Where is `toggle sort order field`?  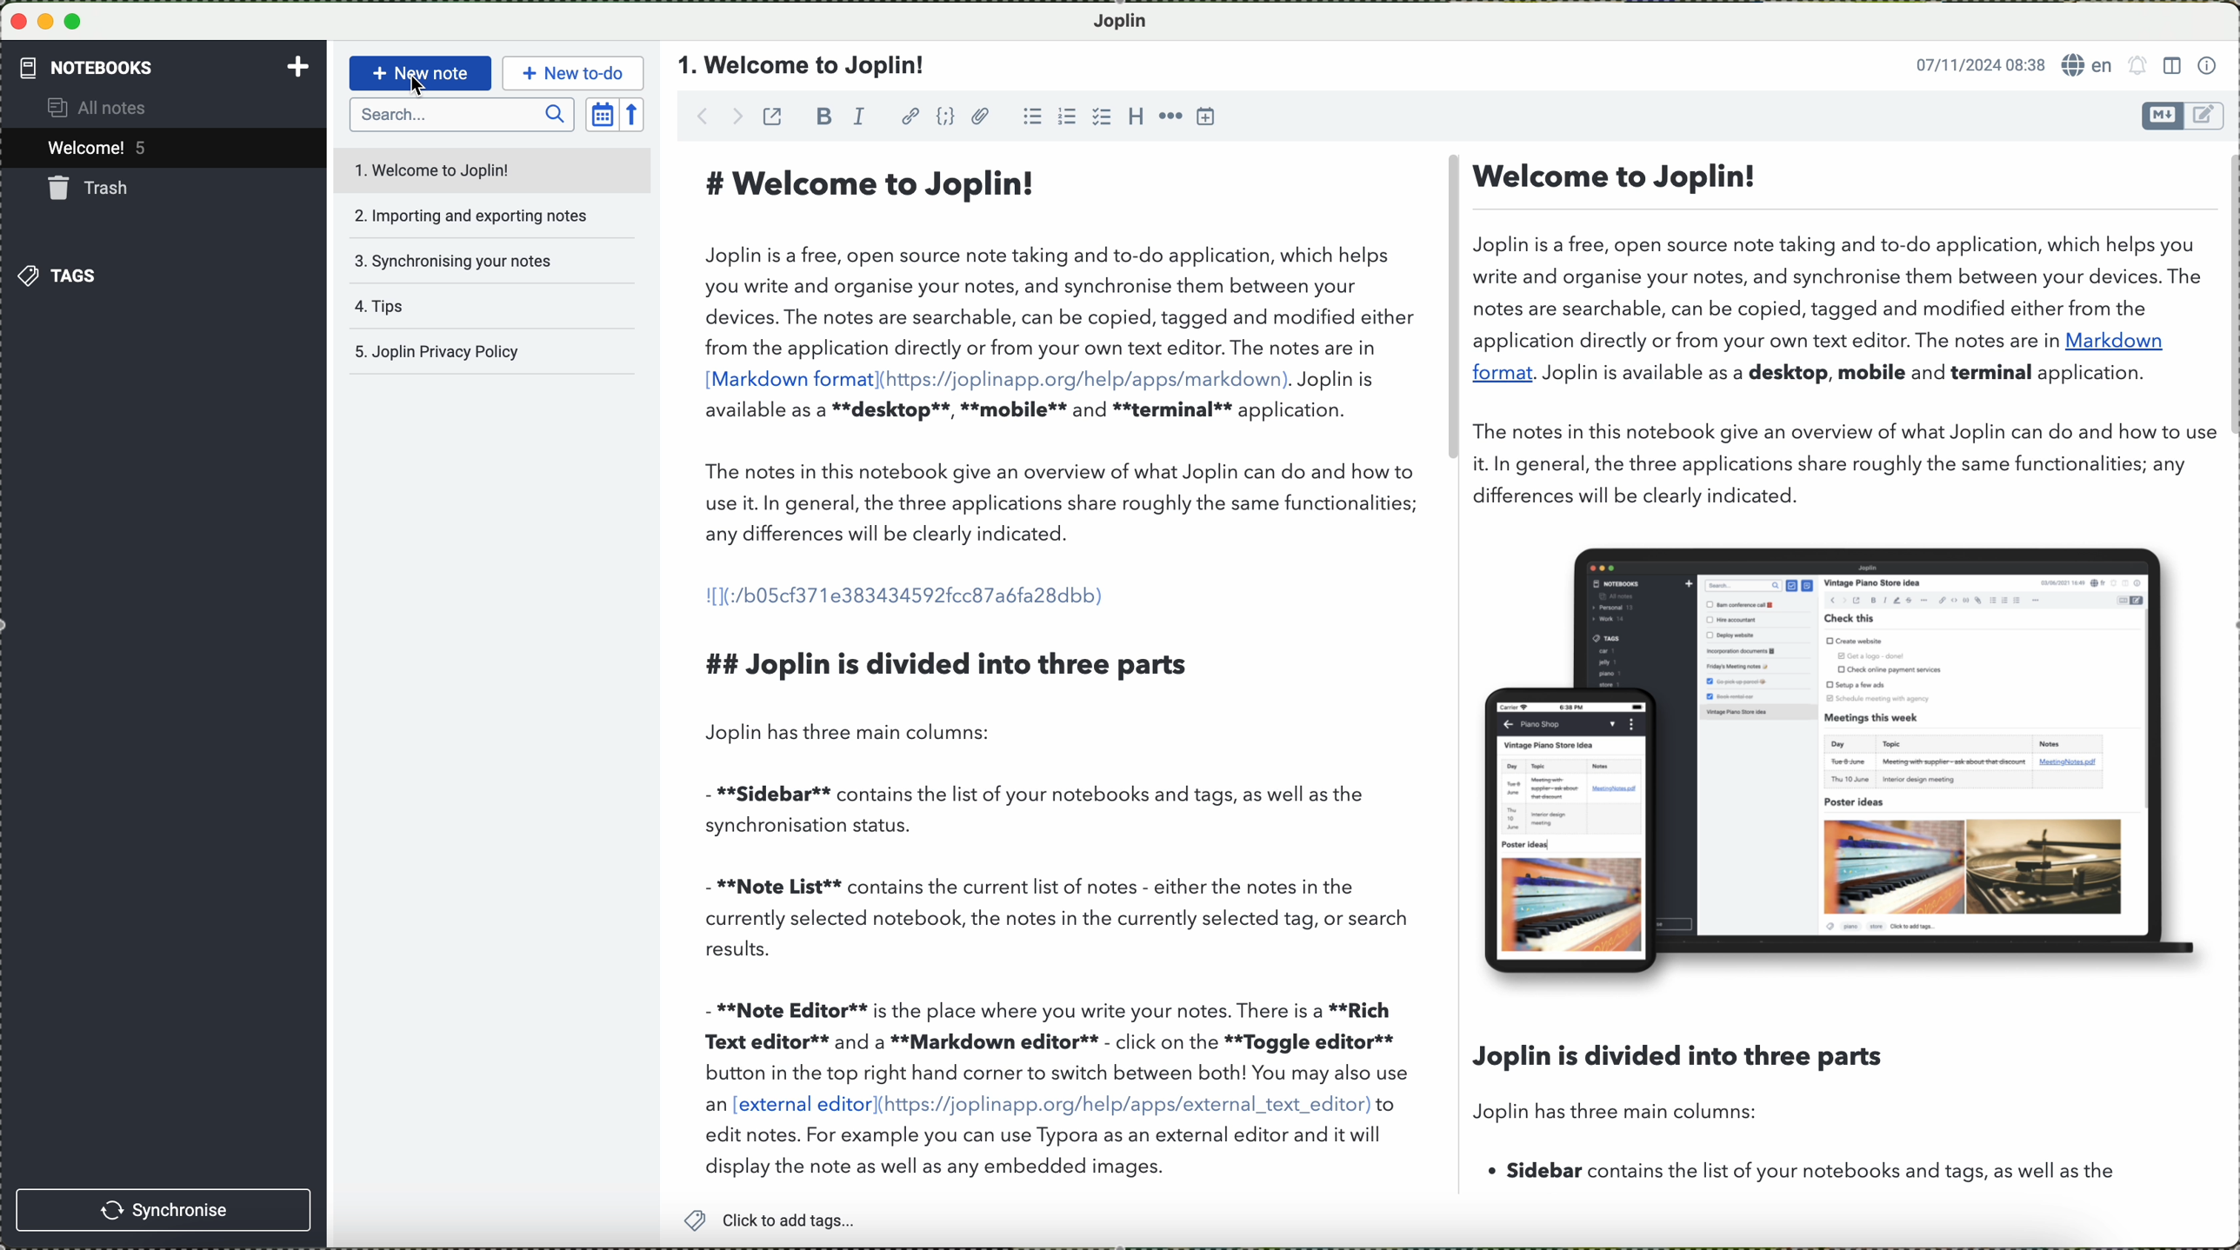 toggle sort order field is located at coordinates (601, 113).